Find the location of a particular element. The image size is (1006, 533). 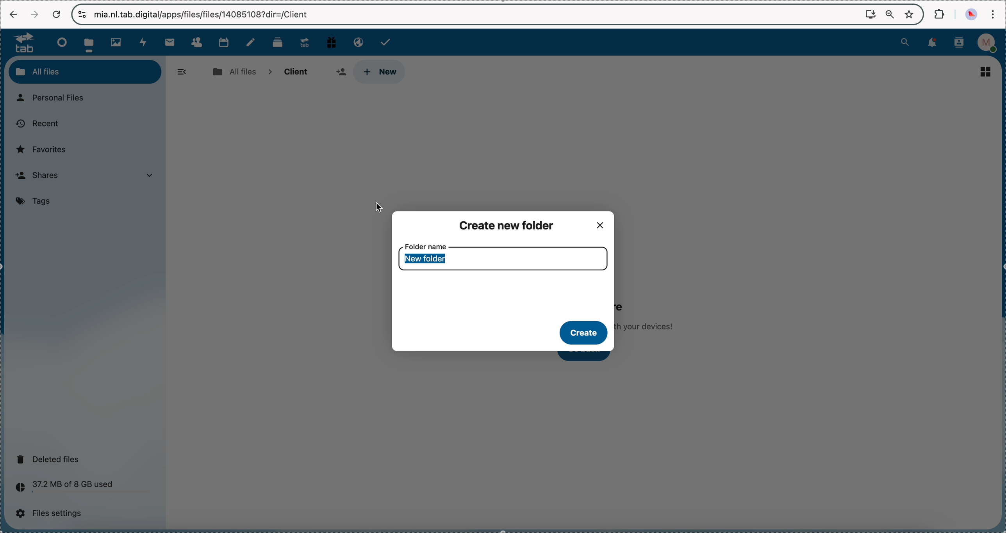

shares is located at coordinates (88, 176).